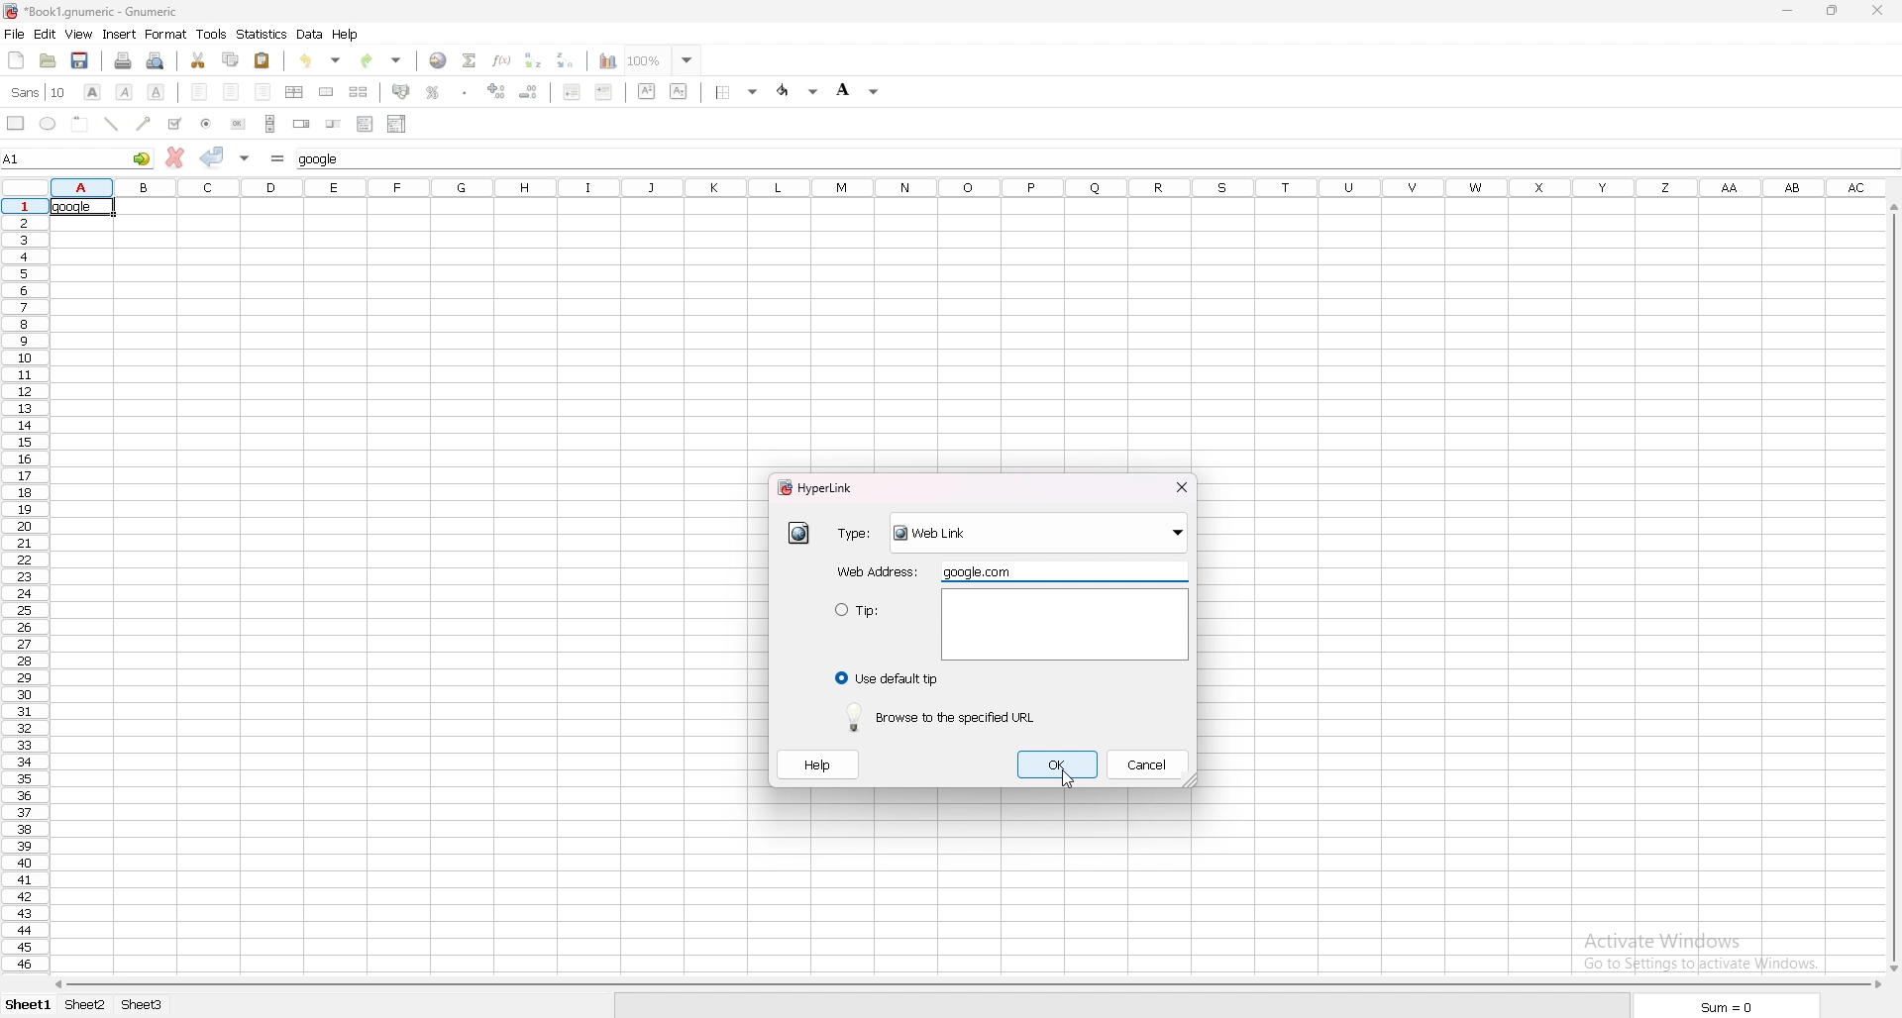  I want to click on curso, so click(2413, 558).